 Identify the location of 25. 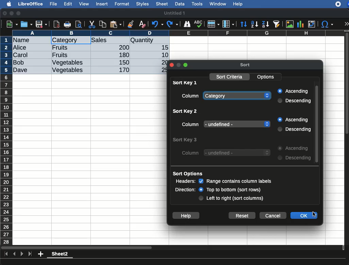
(161, 69).